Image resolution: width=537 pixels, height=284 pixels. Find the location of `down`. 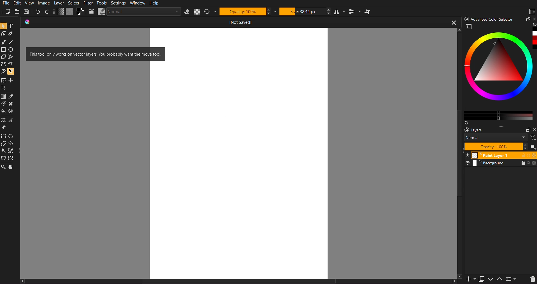

down is located at coordinates (490, 280).